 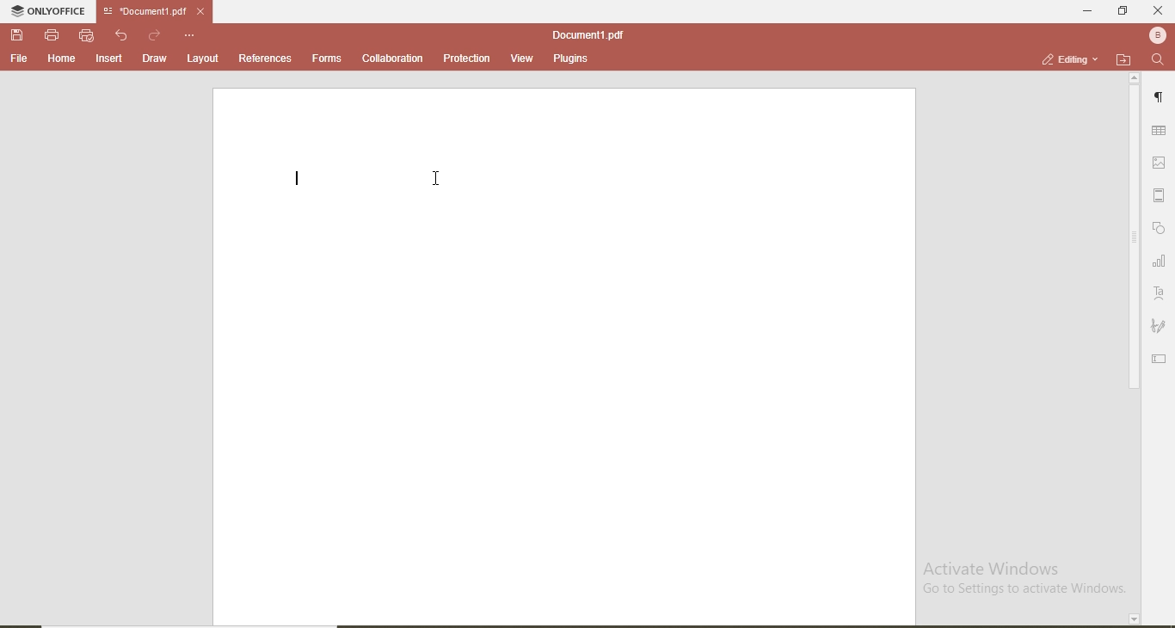 What do you see at coordinates (1028, 577) in the screenshot?
I see `Activate windows` at bounding box center [1028, 577].